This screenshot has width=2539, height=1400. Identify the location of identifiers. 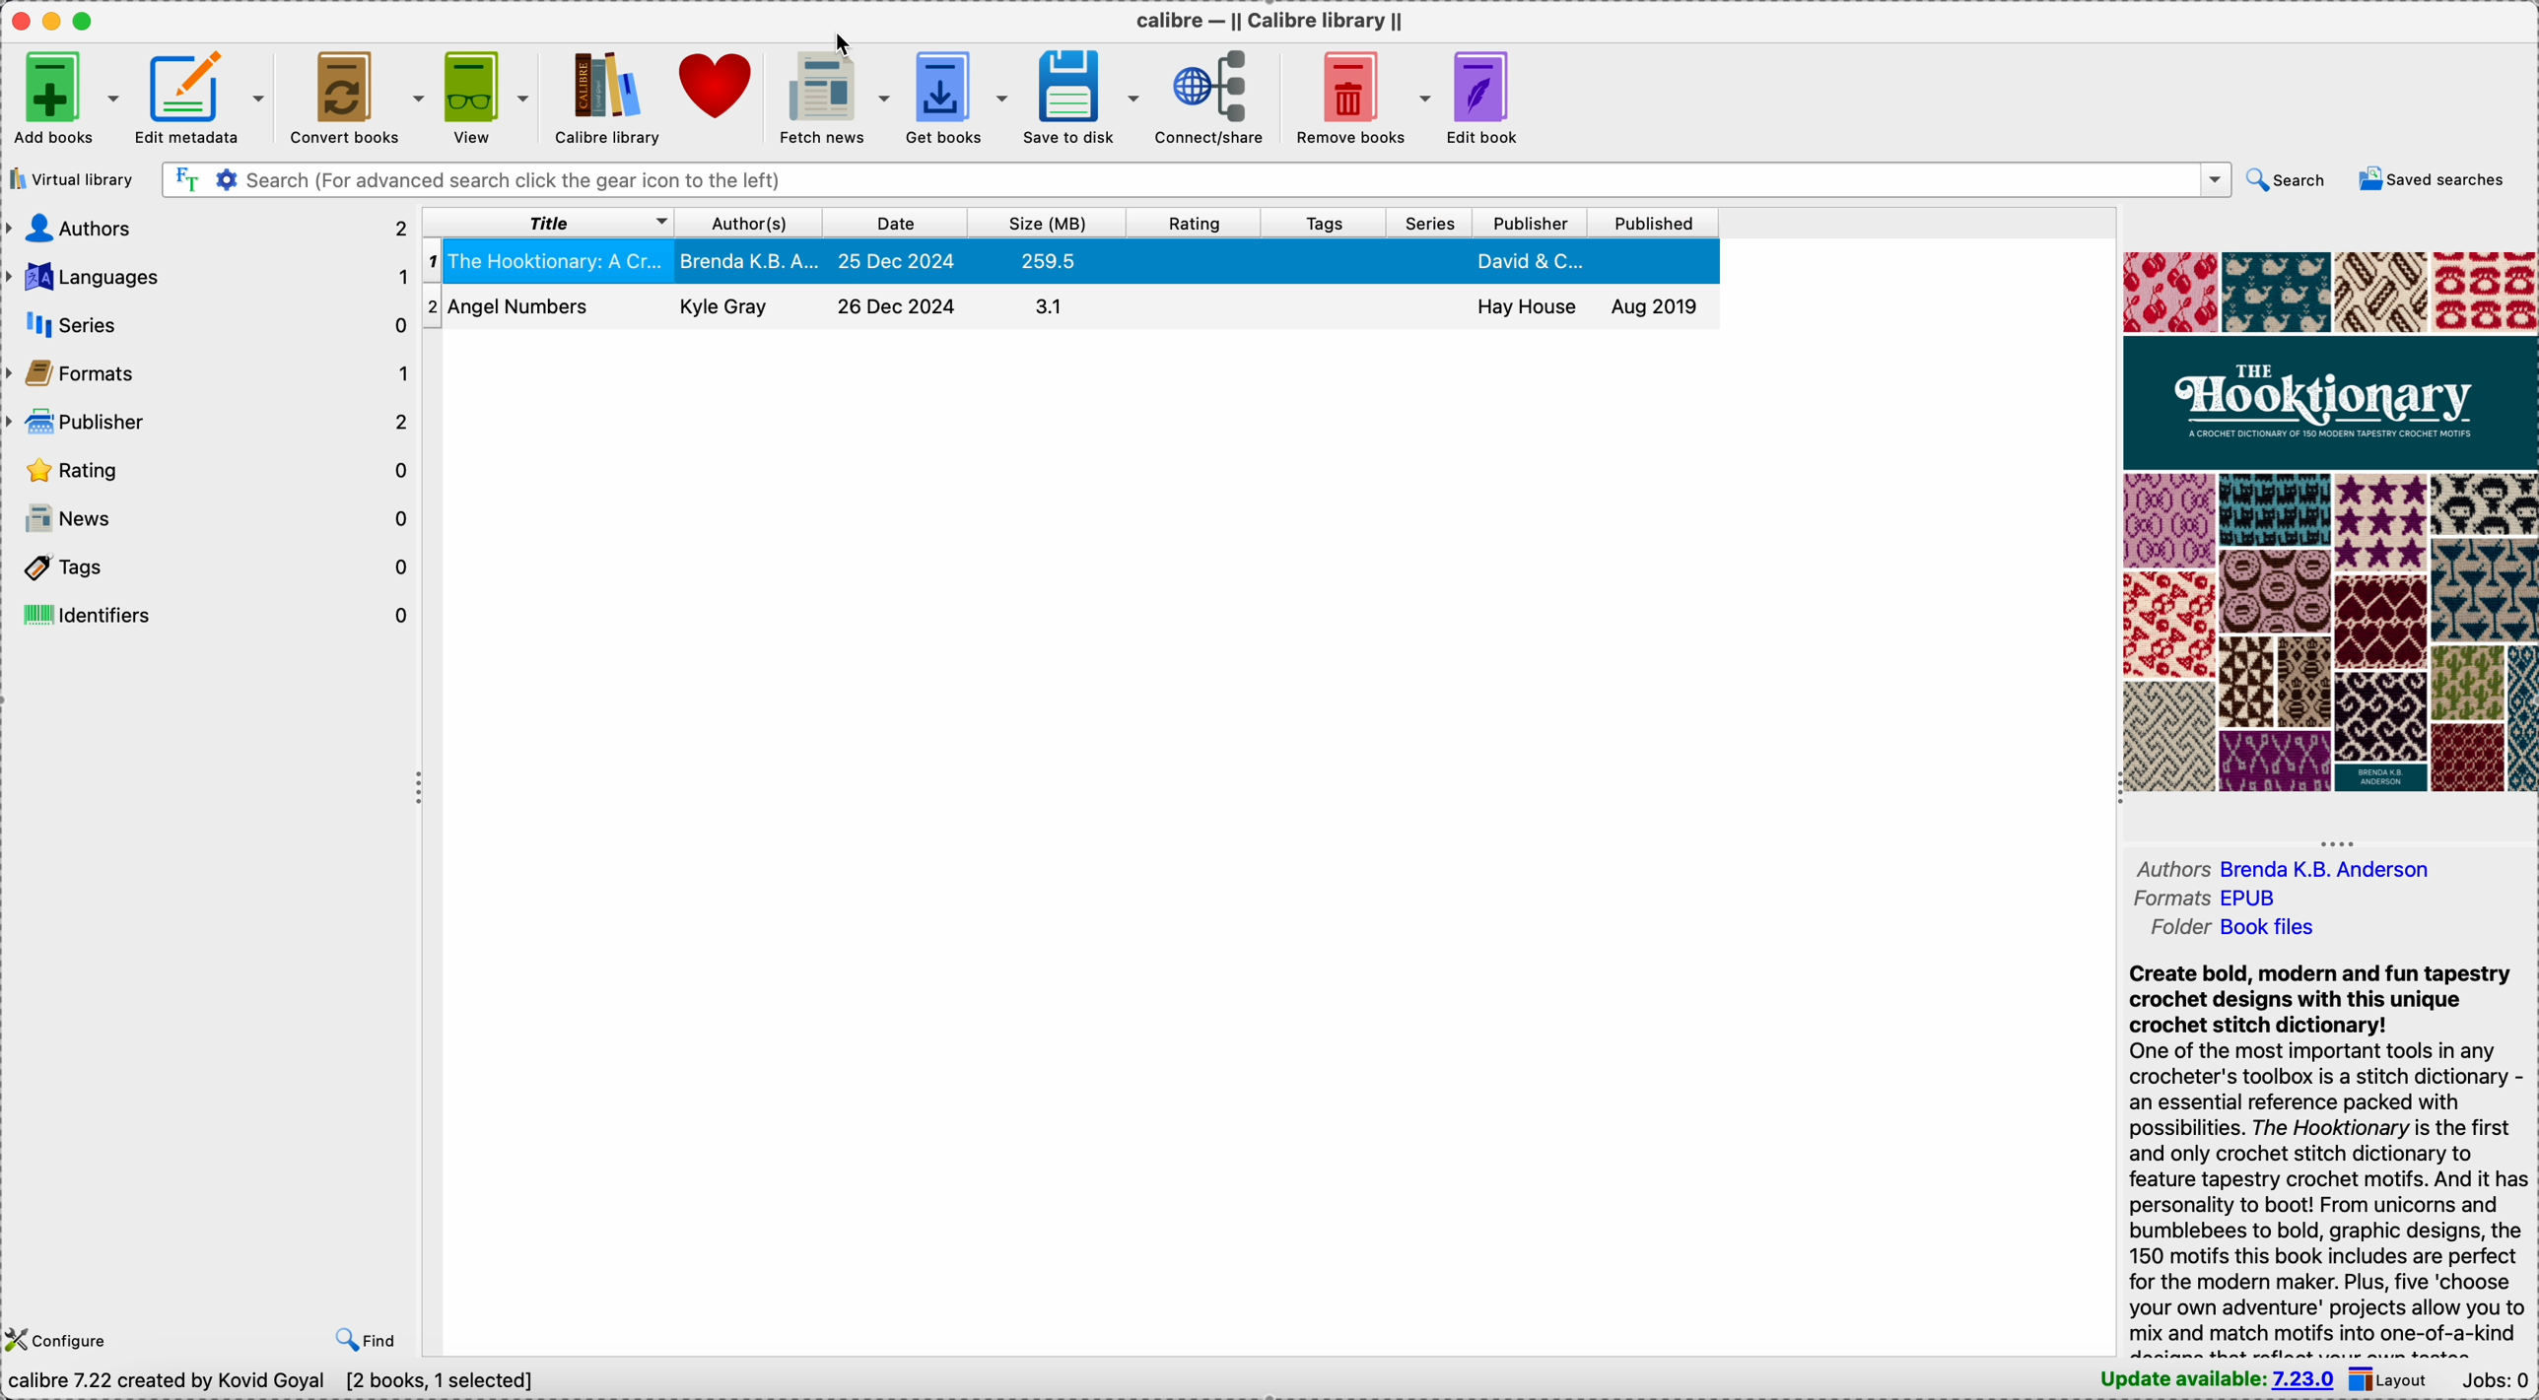
(215, 610).